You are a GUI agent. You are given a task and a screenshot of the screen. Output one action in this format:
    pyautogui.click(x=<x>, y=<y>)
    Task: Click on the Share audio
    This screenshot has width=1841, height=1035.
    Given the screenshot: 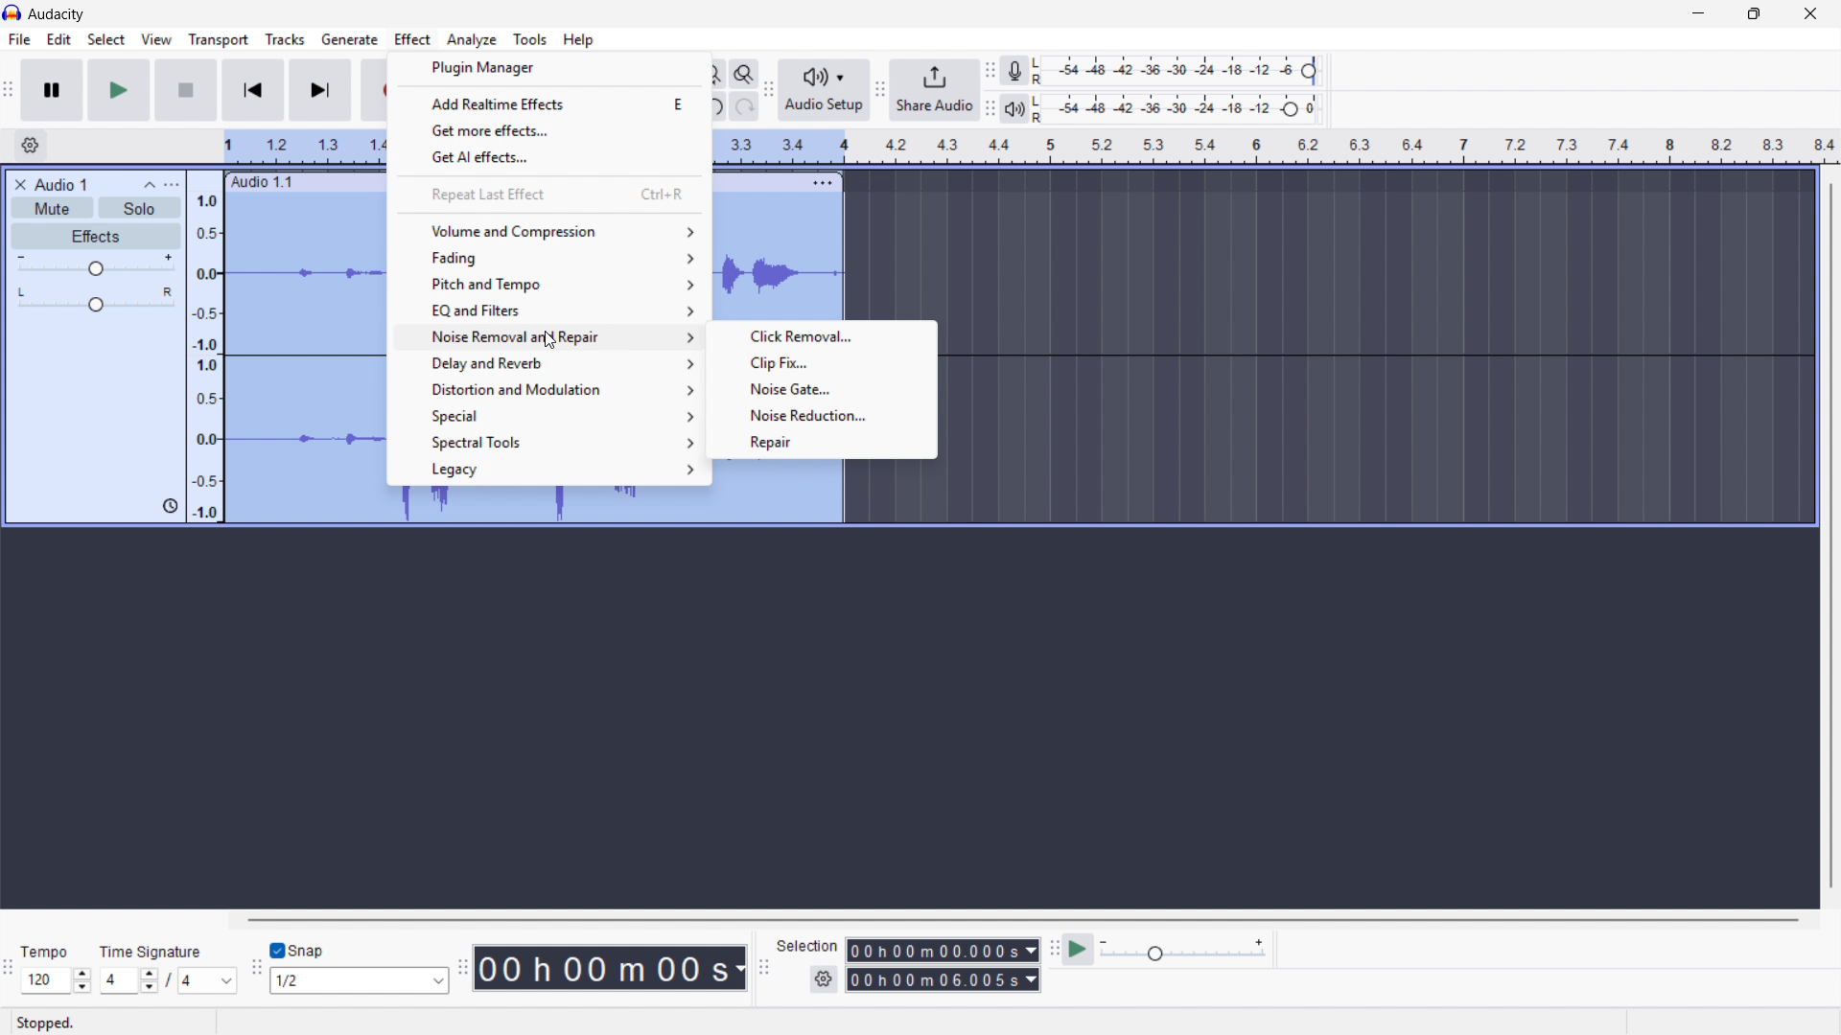 What is the action you would take?
    pyautogui.click(x=934, y=90)
    